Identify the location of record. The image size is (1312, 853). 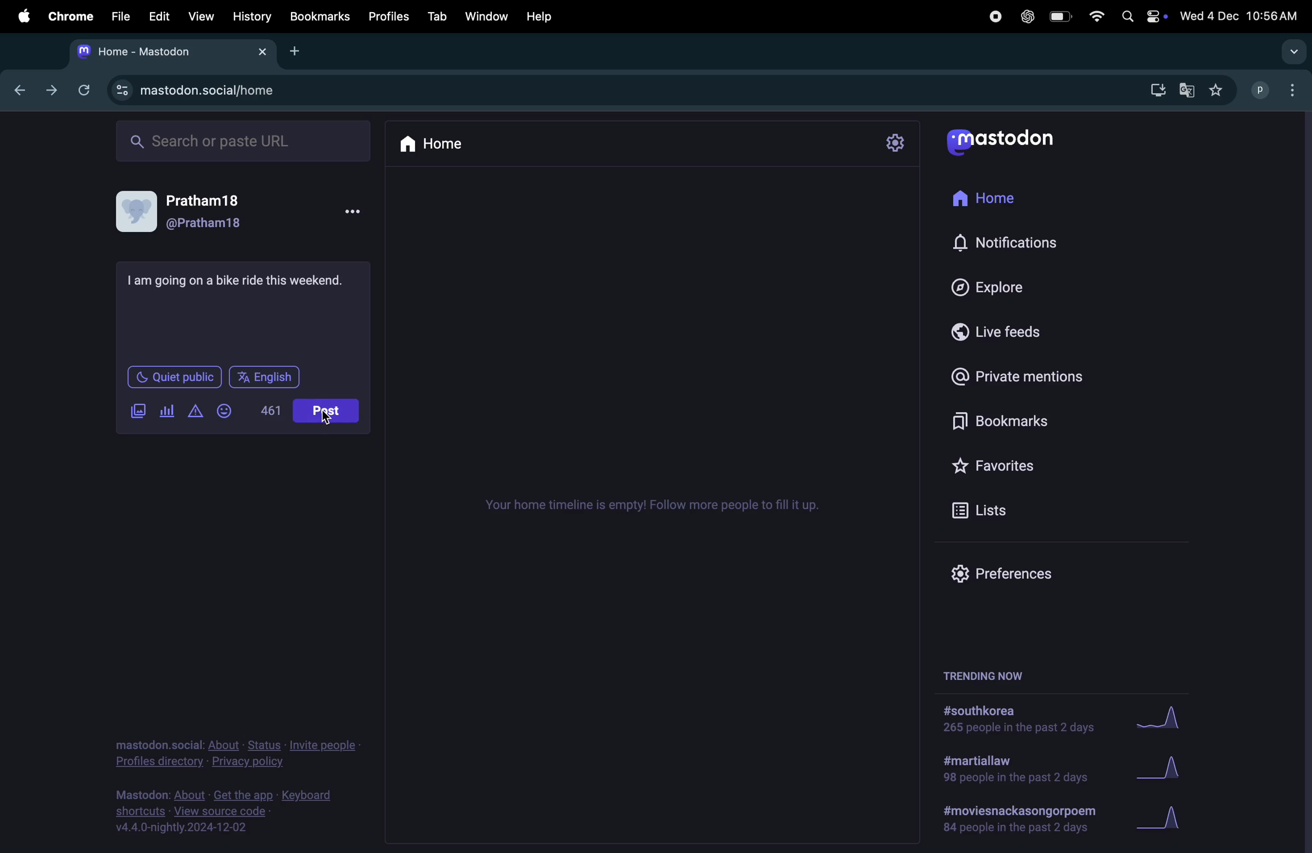
(992, 16).